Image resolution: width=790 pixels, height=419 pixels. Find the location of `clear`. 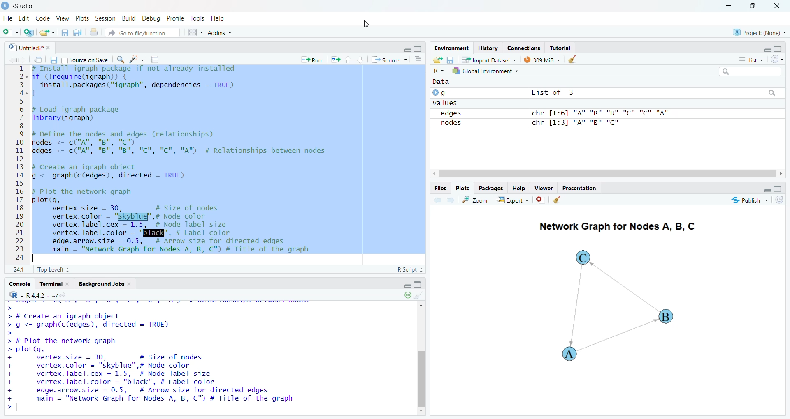

clear is located at coordinates (421, 296).